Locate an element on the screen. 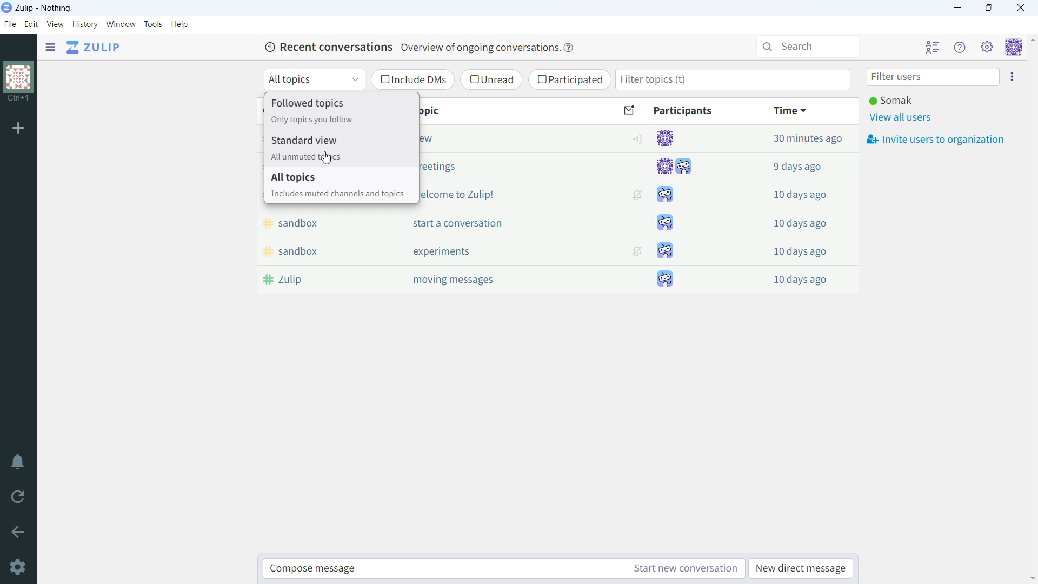  muted is located at coordinates (636, 251).